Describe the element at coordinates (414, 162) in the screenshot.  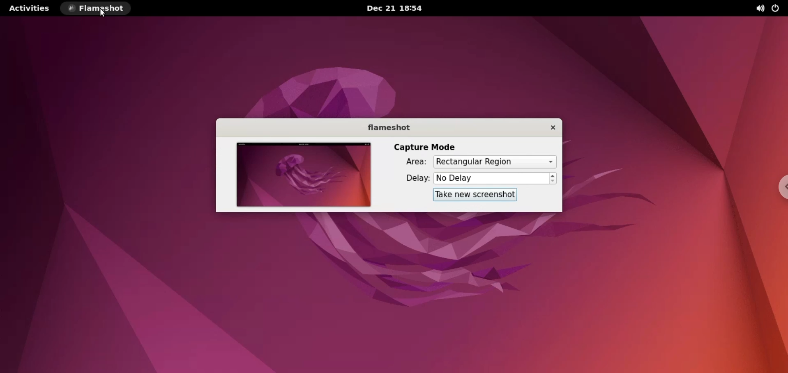
I see `area ` at that location.